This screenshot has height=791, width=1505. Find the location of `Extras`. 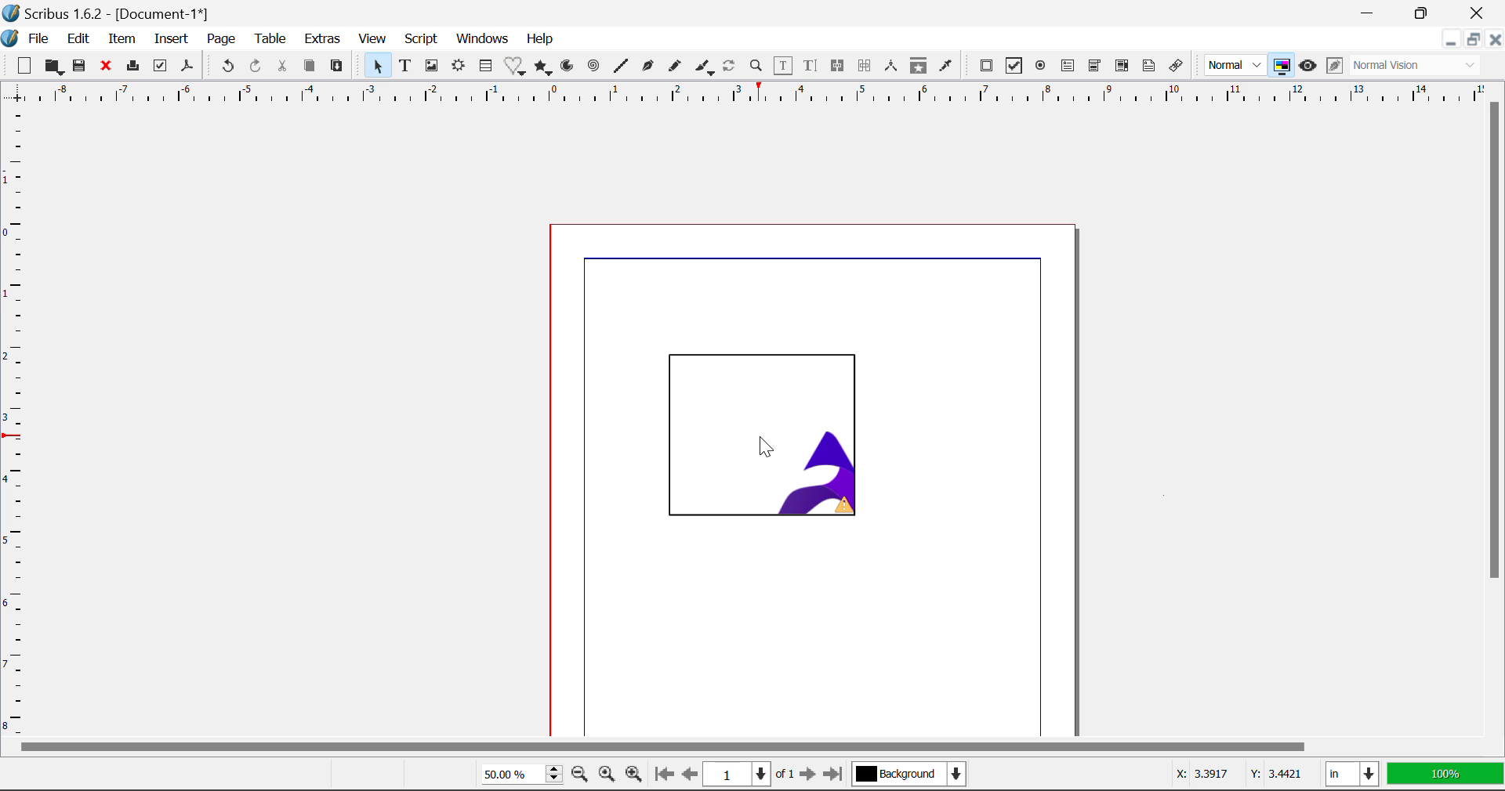

Extras is located at coordinates (324, 39).